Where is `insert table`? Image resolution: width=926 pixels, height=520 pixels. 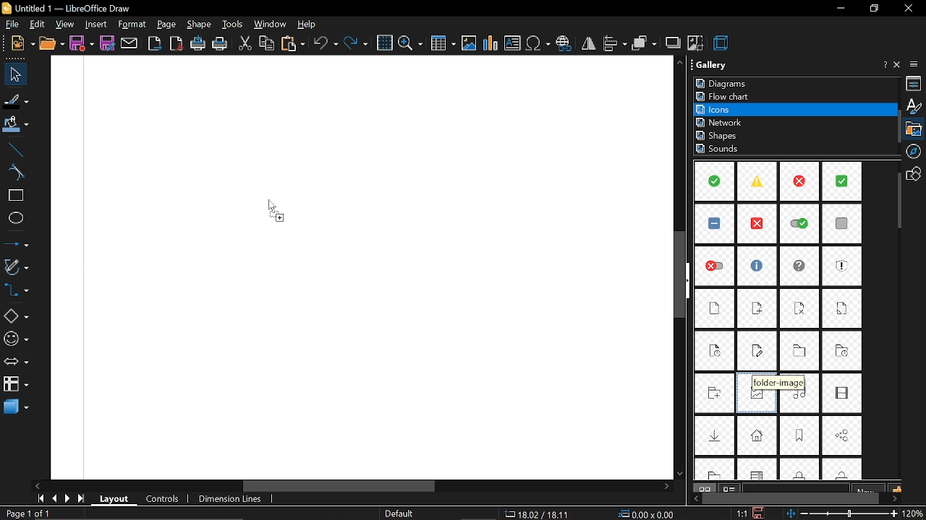 insert table is located at coordinates (442, 44).